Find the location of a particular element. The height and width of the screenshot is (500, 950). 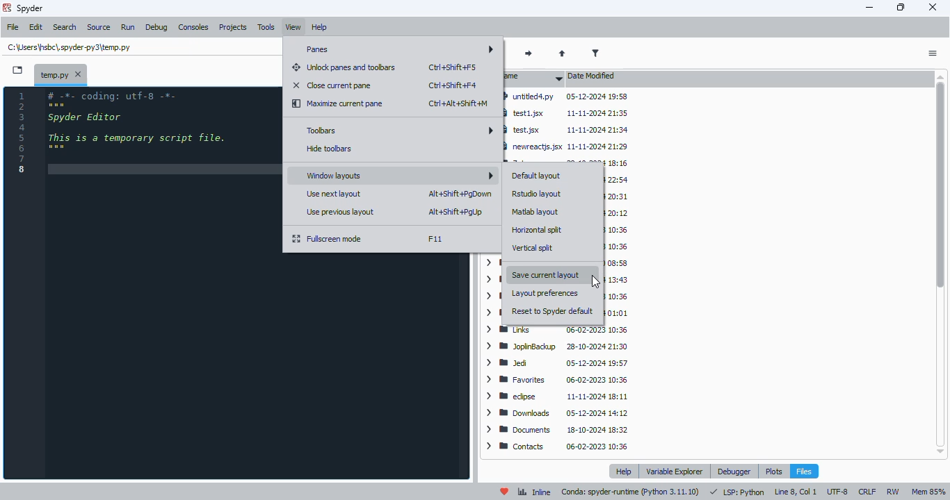

search is located at coordinates (66, 27).